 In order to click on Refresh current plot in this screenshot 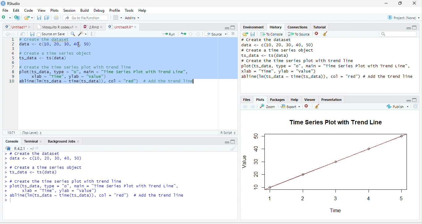, I will do `click(416, 106)`.